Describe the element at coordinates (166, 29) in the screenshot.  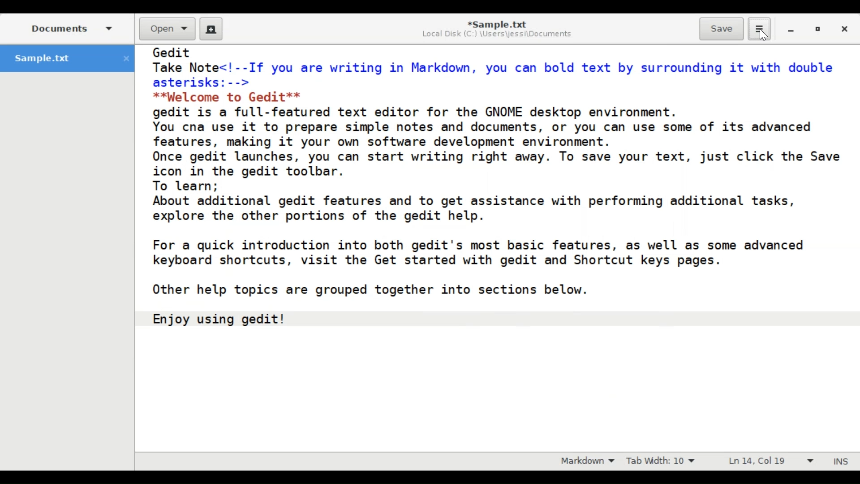
I see `Open` at that location.